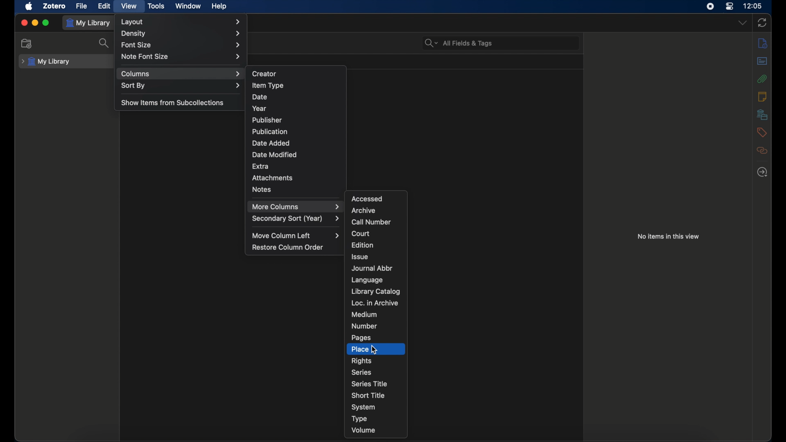 The image size is (786, 442). What do you see at coordinates (459, 43) in the screenshot?
I see `search bar` at bounding box center [459, 43].